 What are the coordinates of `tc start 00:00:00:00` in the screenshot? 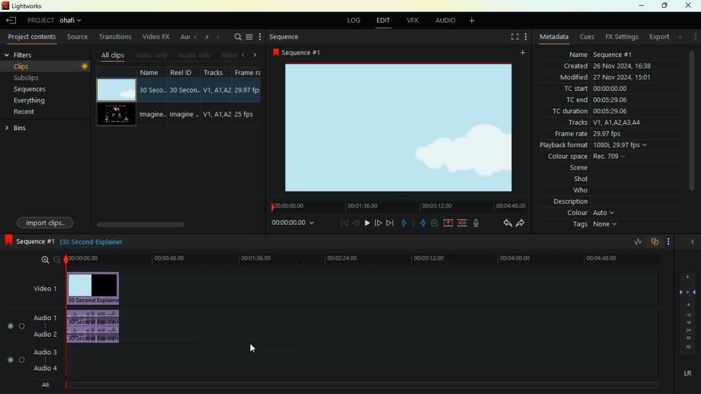 It's located at (608, 89).